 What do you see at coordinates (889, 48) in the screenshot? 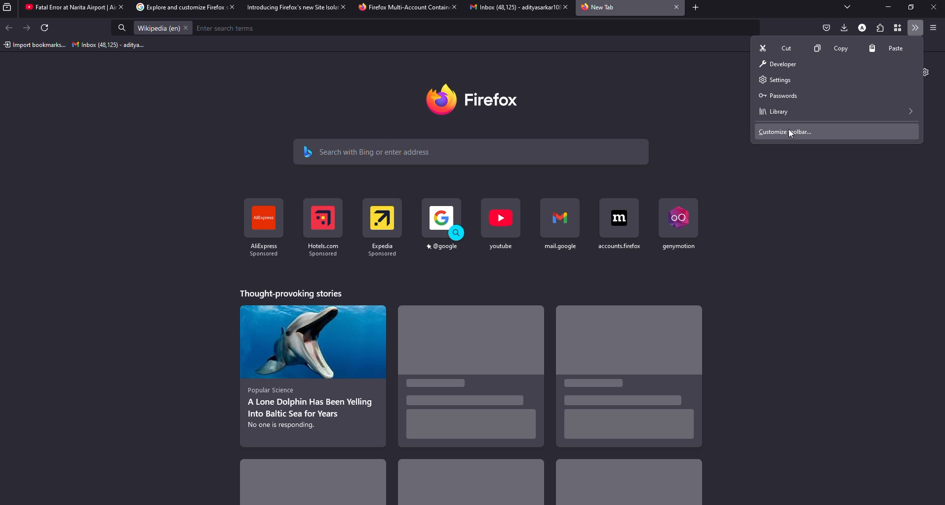
I see `paste` at bounding box center [889, 48].